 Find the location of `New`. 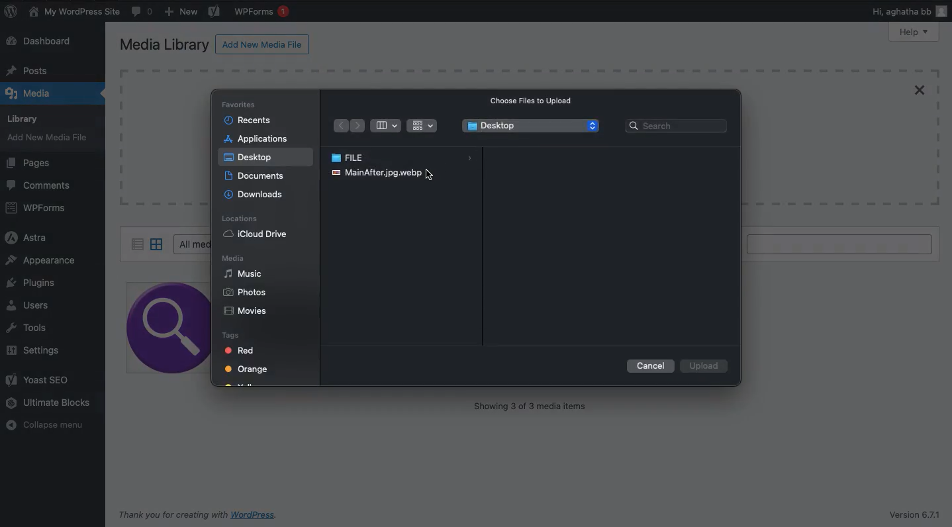

New is located at coordinates (182, 13).